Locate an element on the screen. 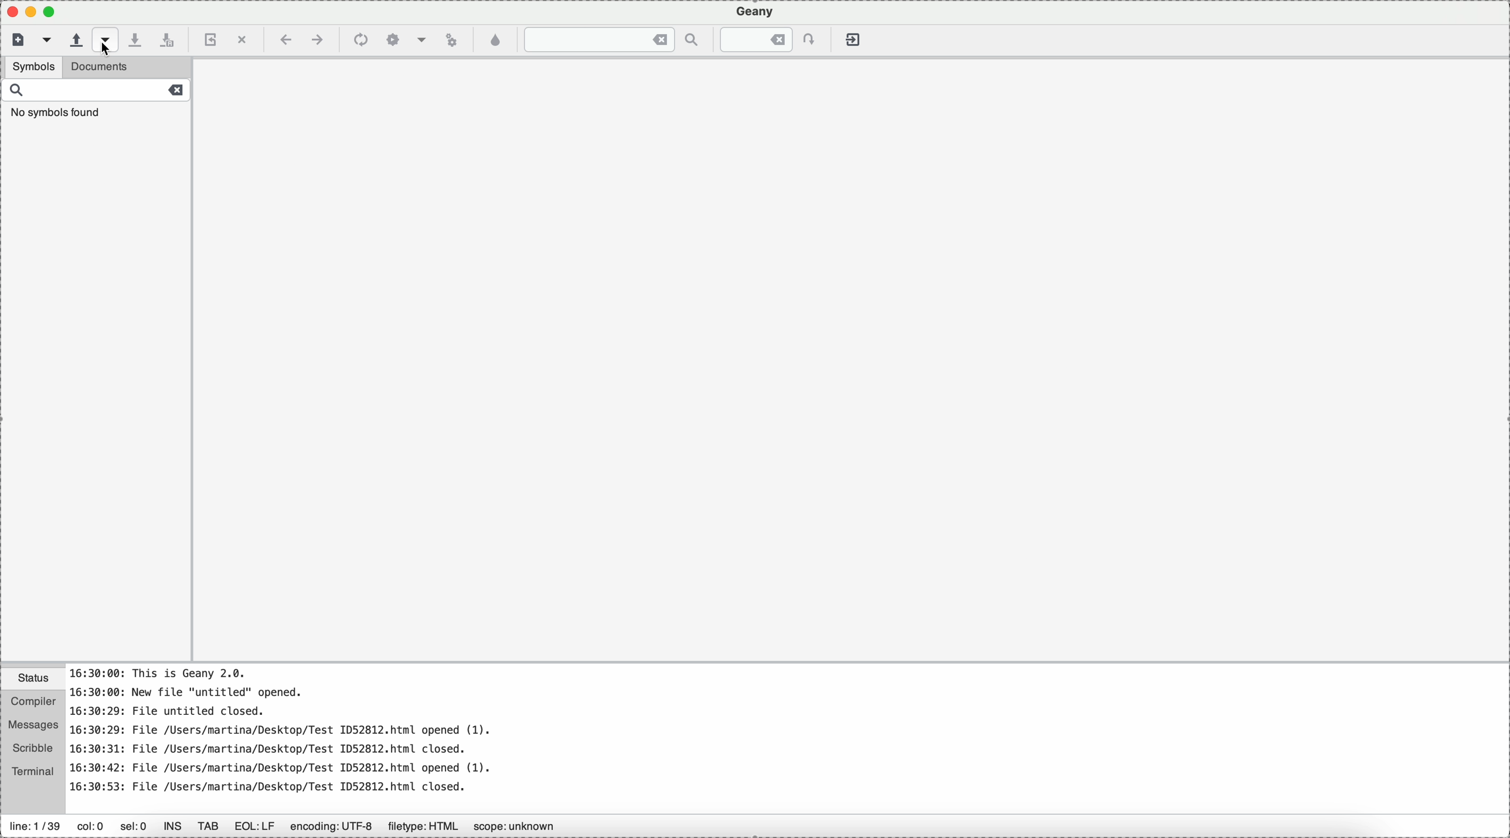 The width and height of the screenshot is (1510, 838). save all open files is located at coordinates (170, 38).